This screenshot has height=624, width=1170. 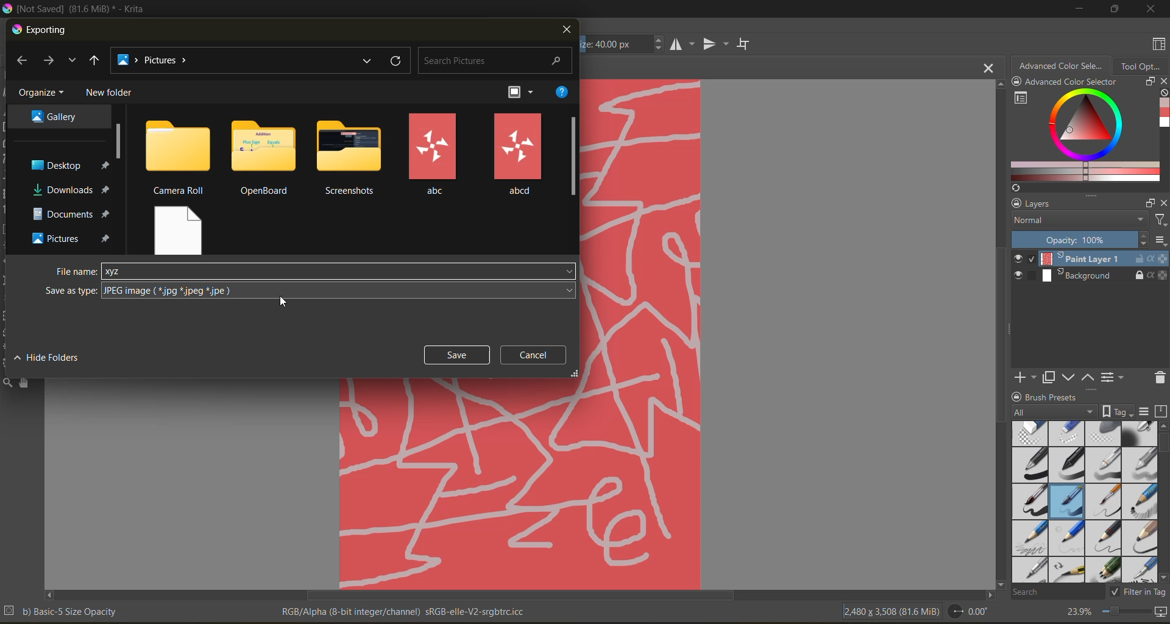 I want to click on show tag, so click(x=1116, y=411).